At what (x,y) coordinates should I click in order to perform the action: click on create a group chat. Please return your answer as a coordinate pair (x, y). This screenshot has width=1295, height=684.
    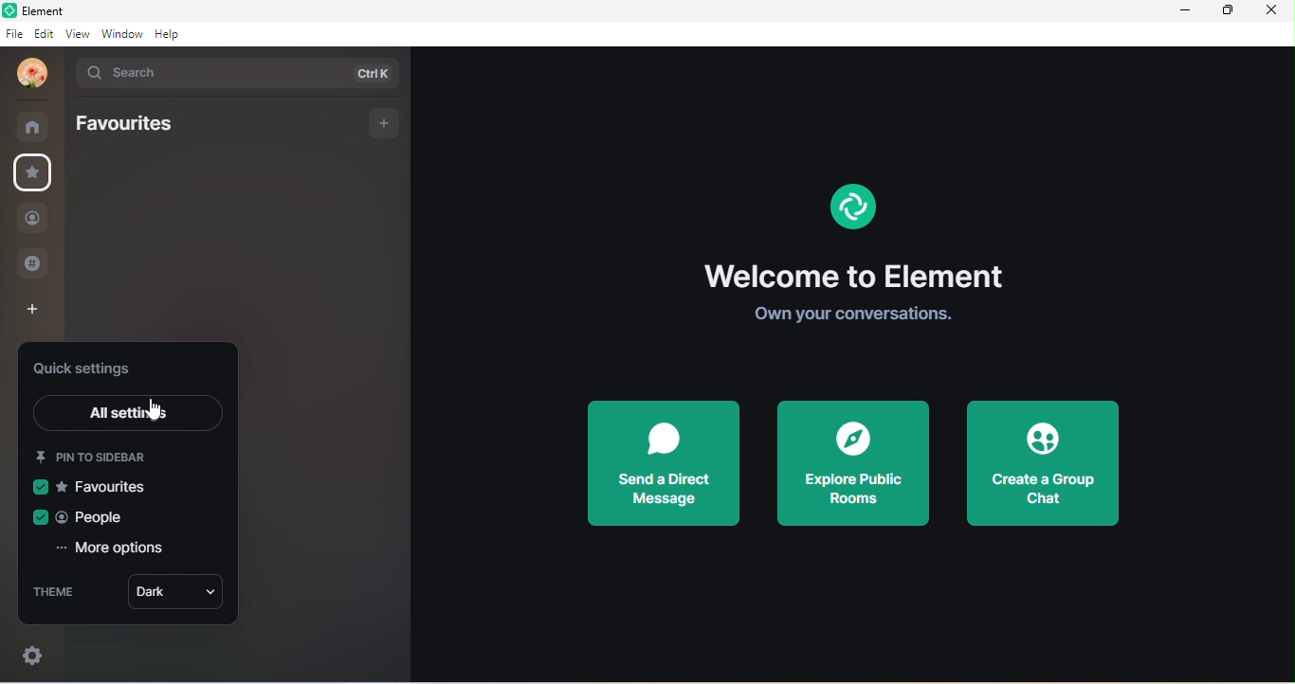
    Looking at the image, I should click on (1039, 464).